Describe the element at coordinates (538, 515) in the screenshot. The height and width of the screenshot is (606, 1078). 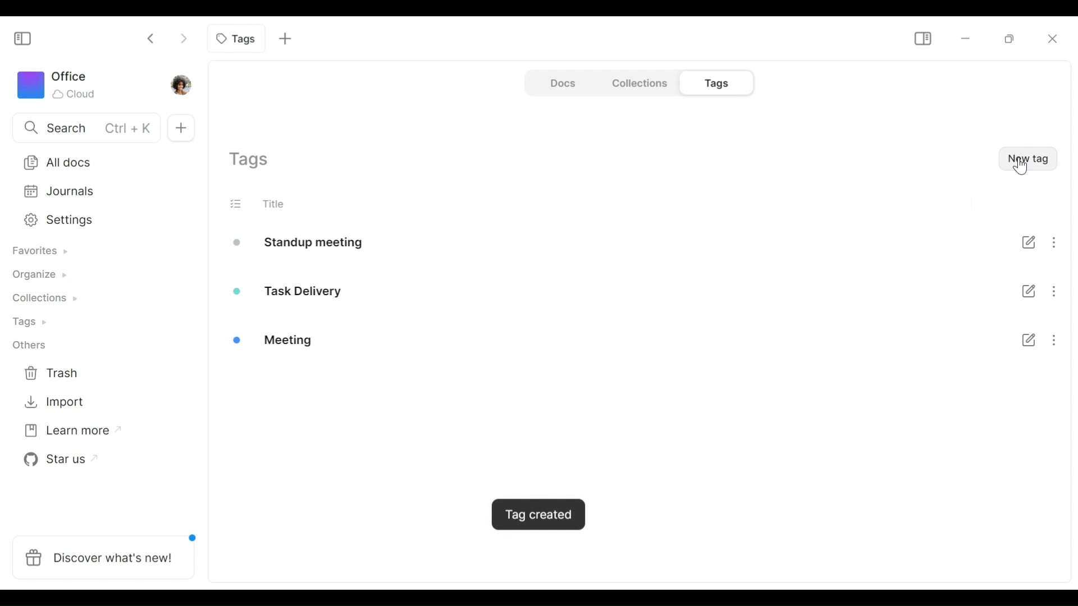
I see `Popup` at that location.